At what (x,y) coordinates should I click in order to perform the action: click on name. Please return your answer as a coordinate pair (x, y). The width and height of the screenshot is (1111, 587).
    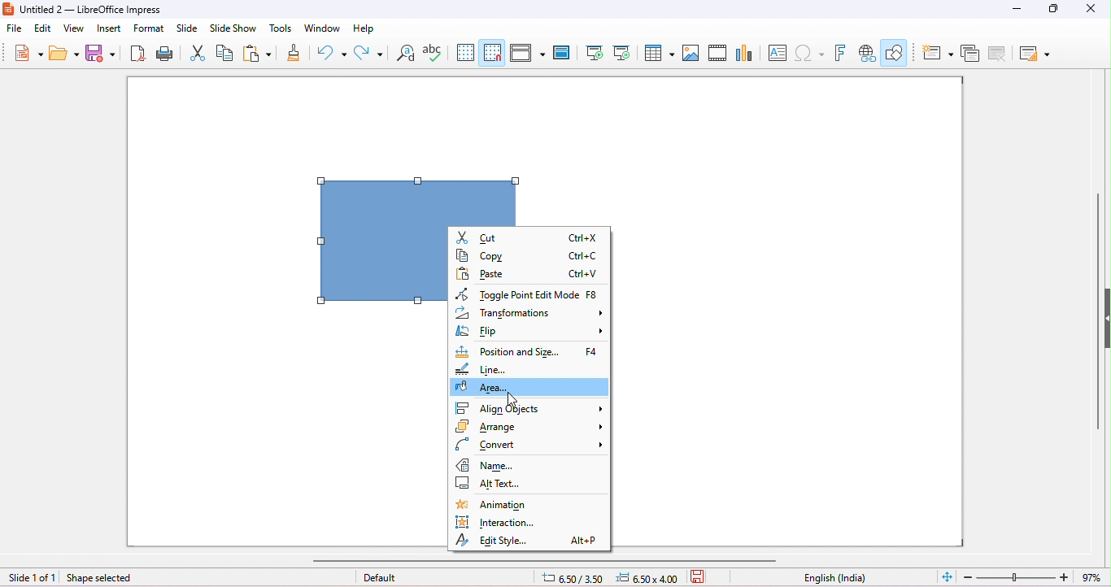
    Looking at the image, I should click on (531, 466).